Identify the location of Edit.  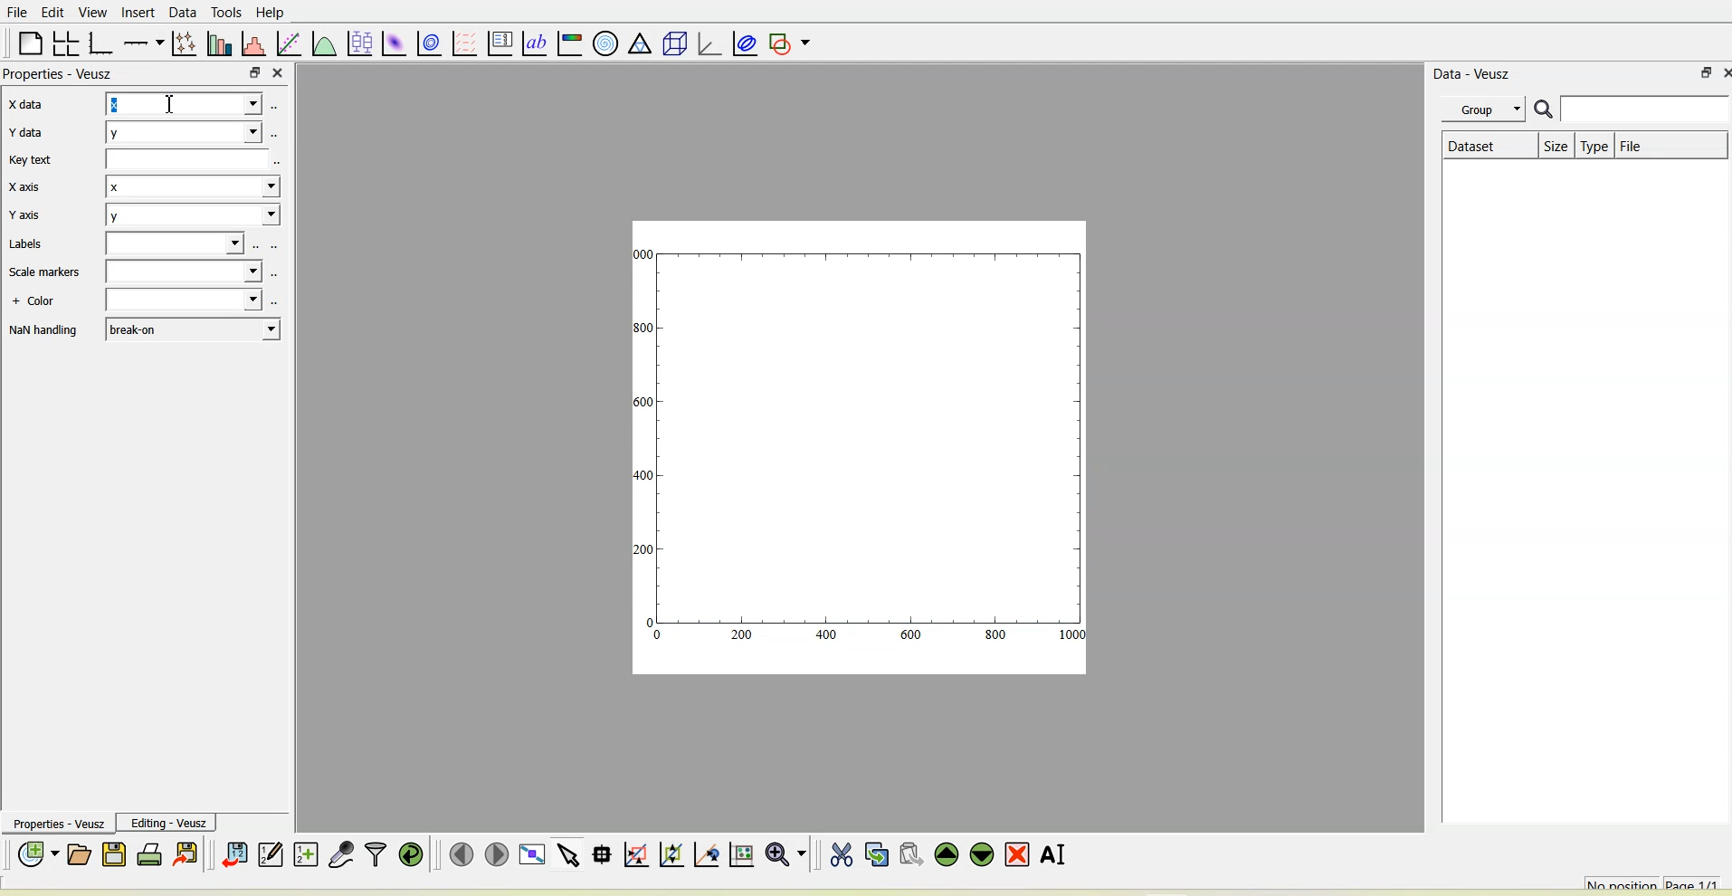
(53, 14).